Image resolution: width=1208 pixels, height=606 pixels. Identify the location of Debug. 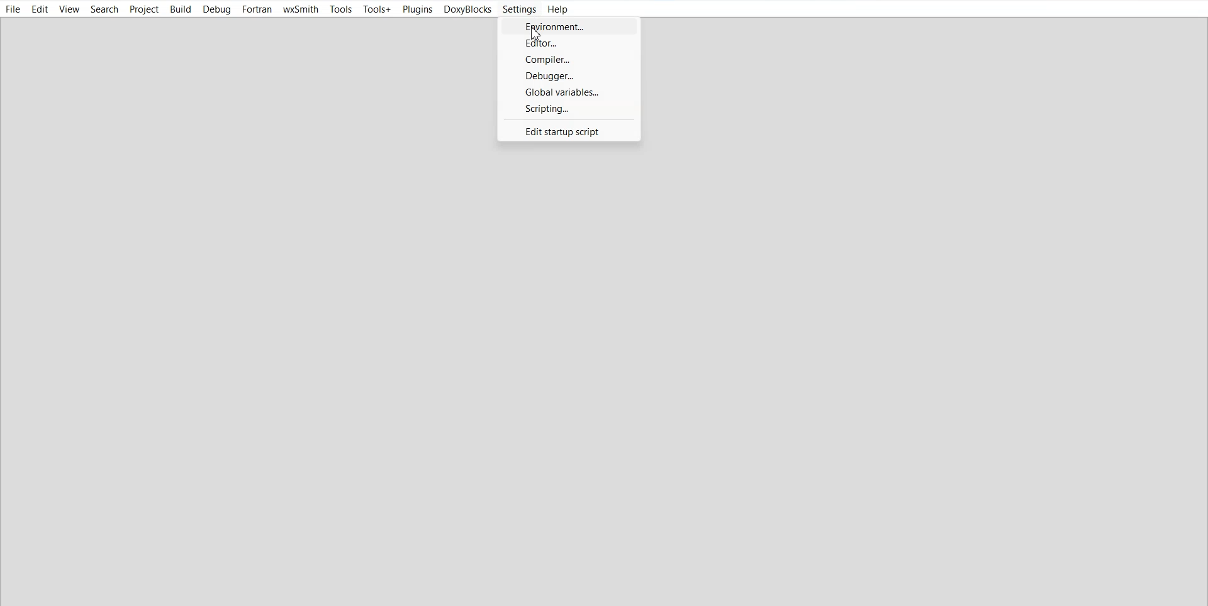
(216, 9).